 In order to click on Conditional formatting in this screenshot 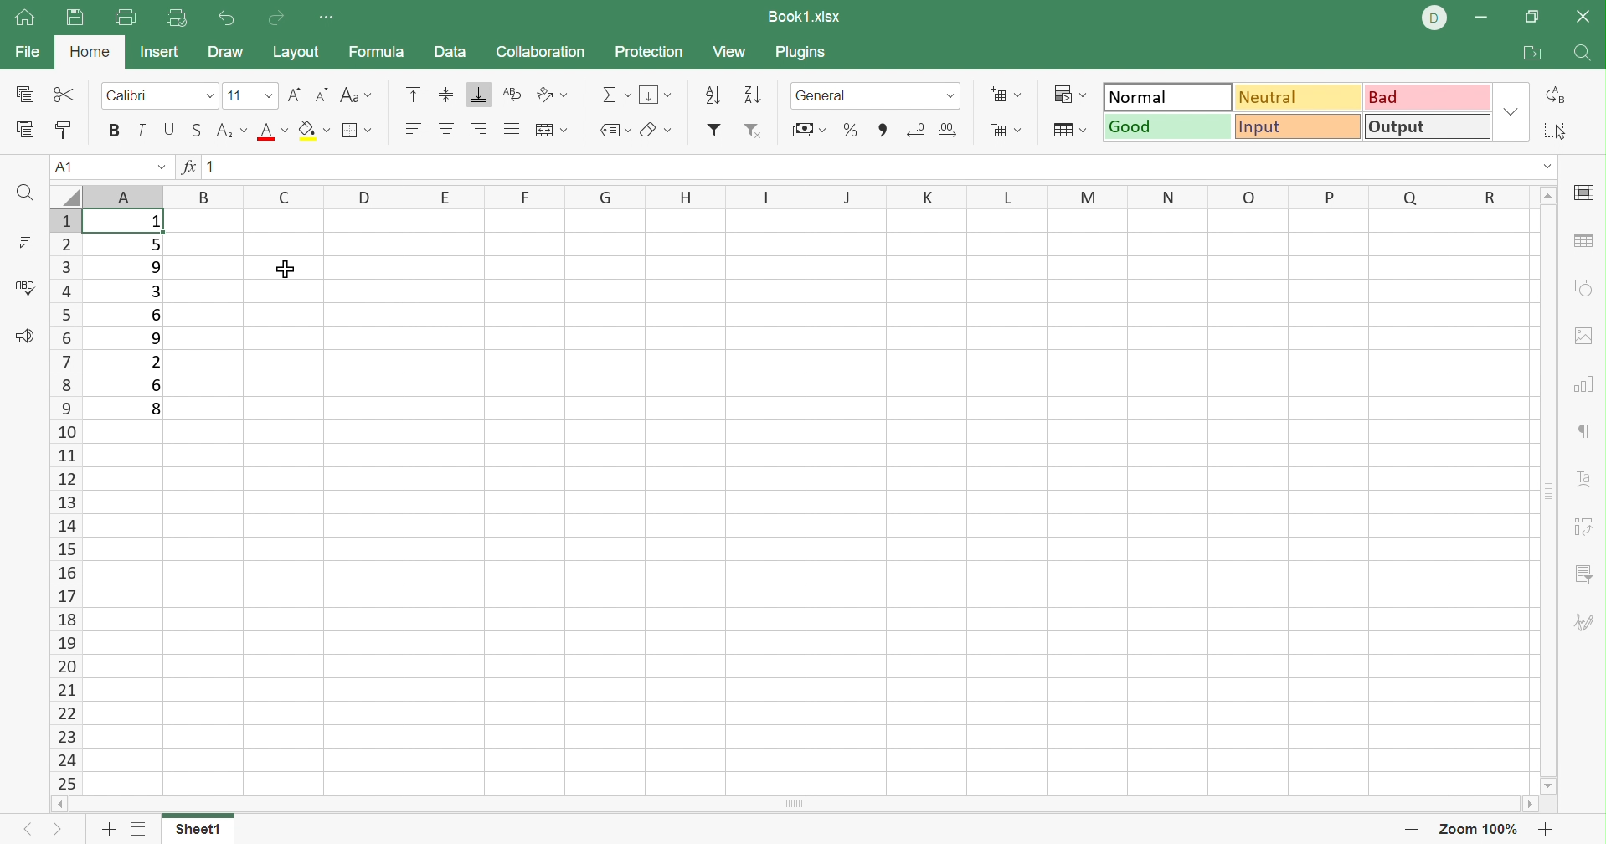, I will do `click(1066, 95)`.